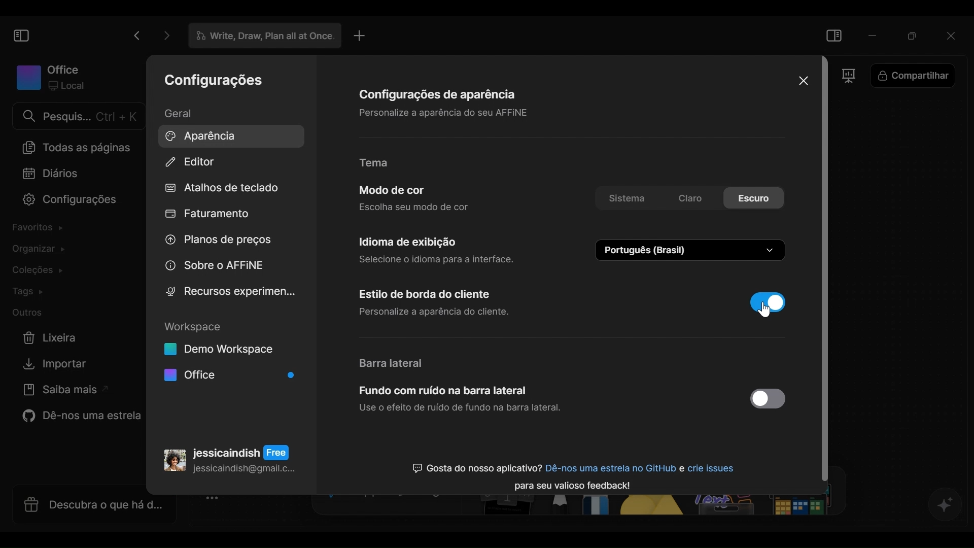 This screenshot has width=974, height=548. Describe the element at coordinates (656, 509) in the screenshot. I see `Shape` at that location.